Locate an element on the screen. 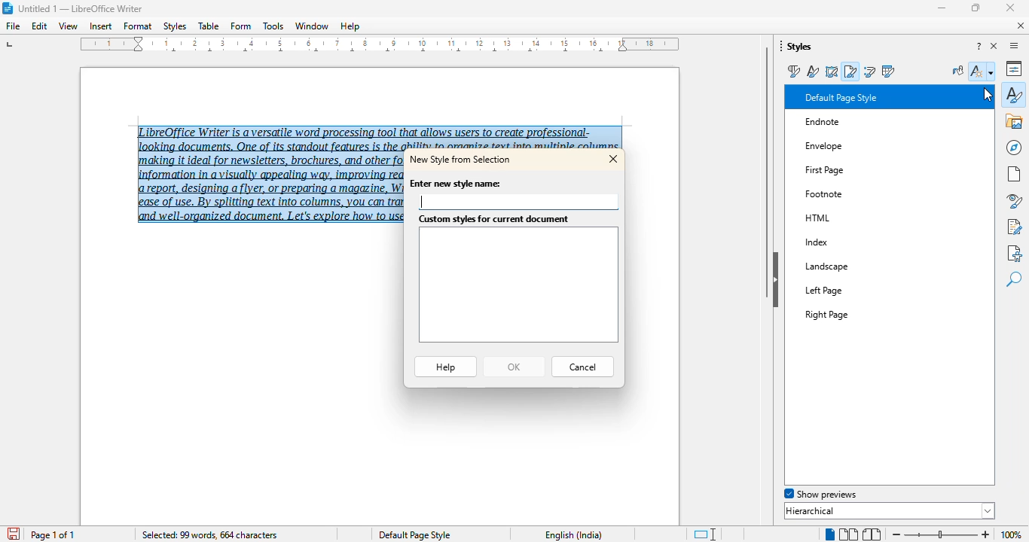  typing is located at coordinates (423, 202).